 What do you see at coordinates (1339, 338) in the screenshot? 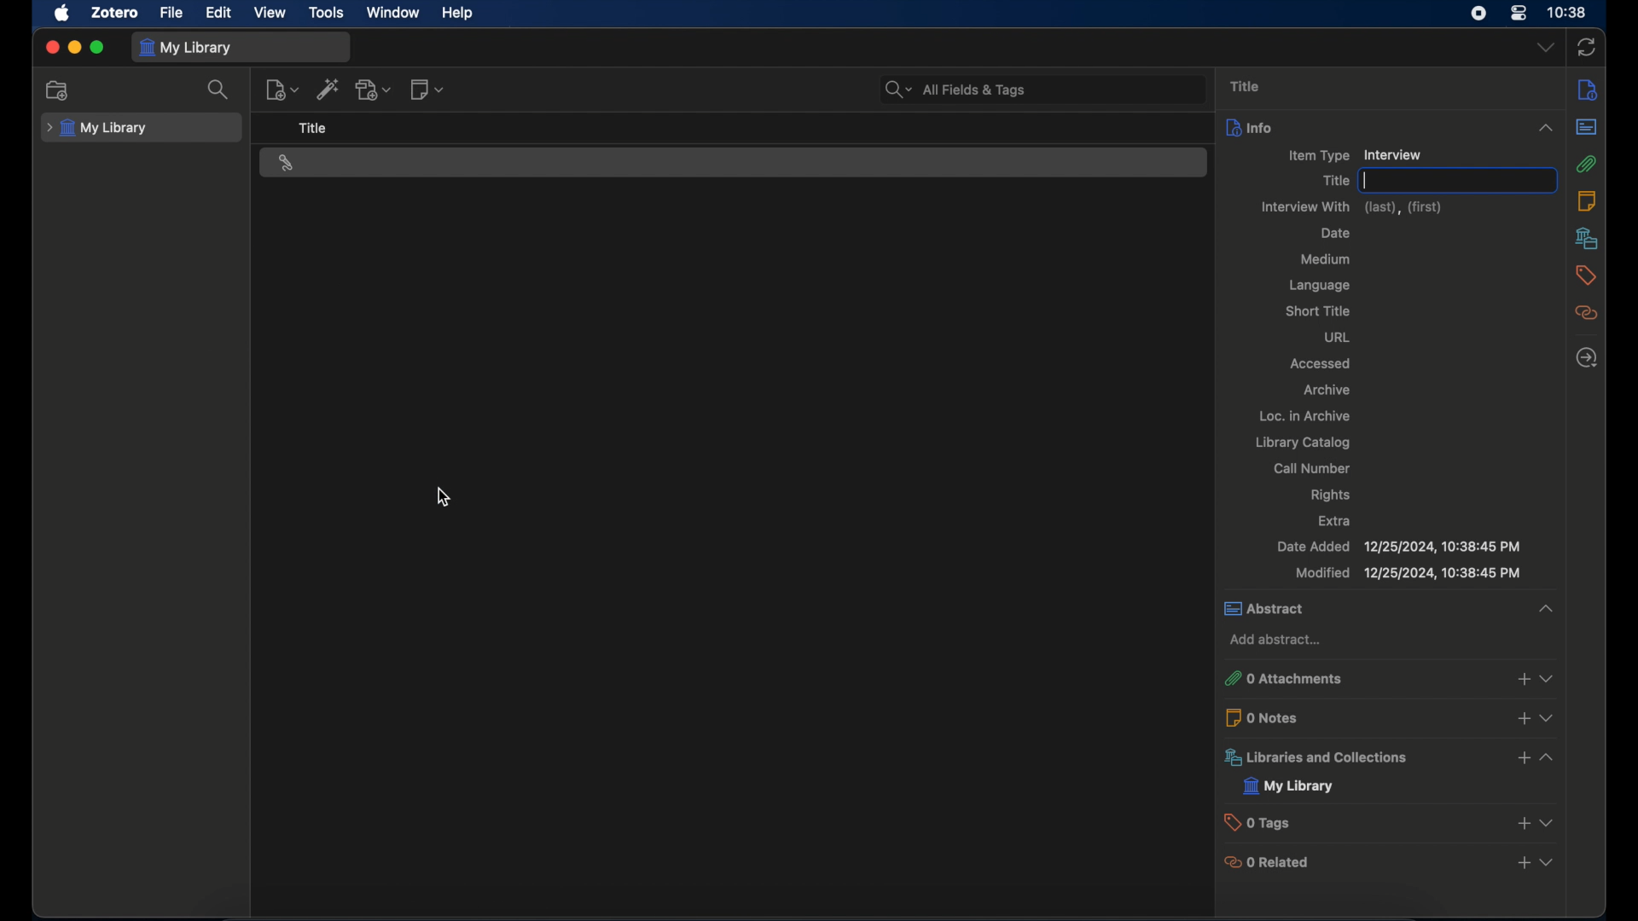
I see `url` at bounding box center [1339, 338].